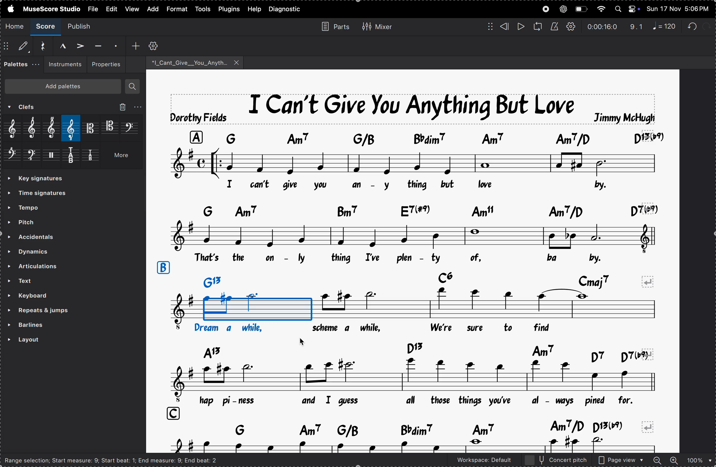 The height and width of the screenshot is (467, 716). What do you see at coordinates (556, 460) in the screenshot?
I see `concert pitch` at bounding box center [556, 460].